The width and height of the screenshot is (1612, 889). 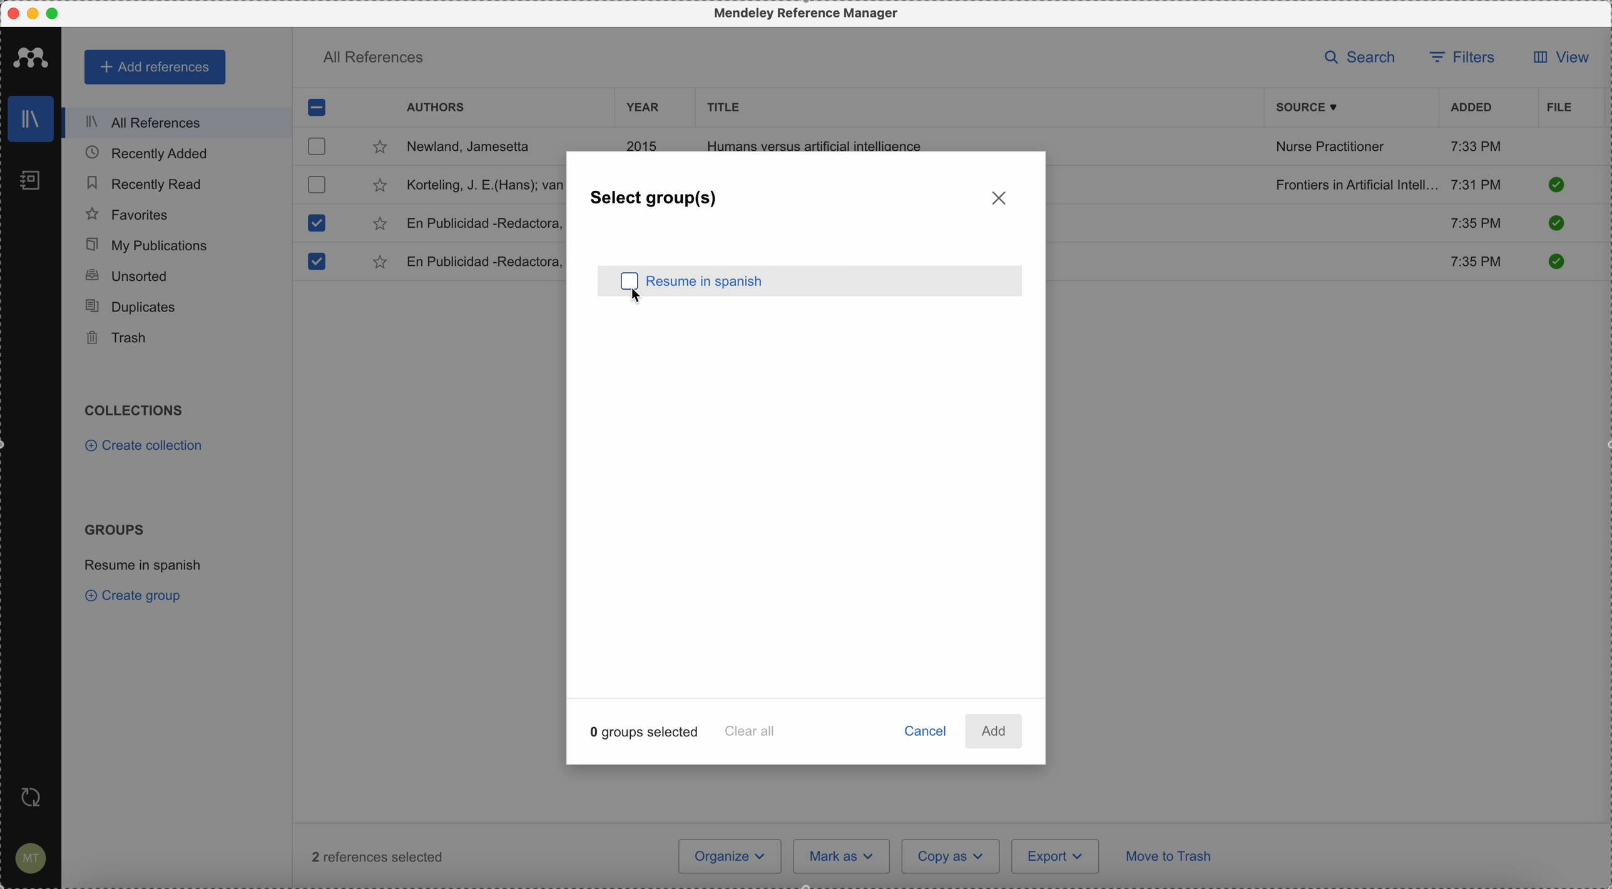 I want to click on authors, so click(x=436, y=109).